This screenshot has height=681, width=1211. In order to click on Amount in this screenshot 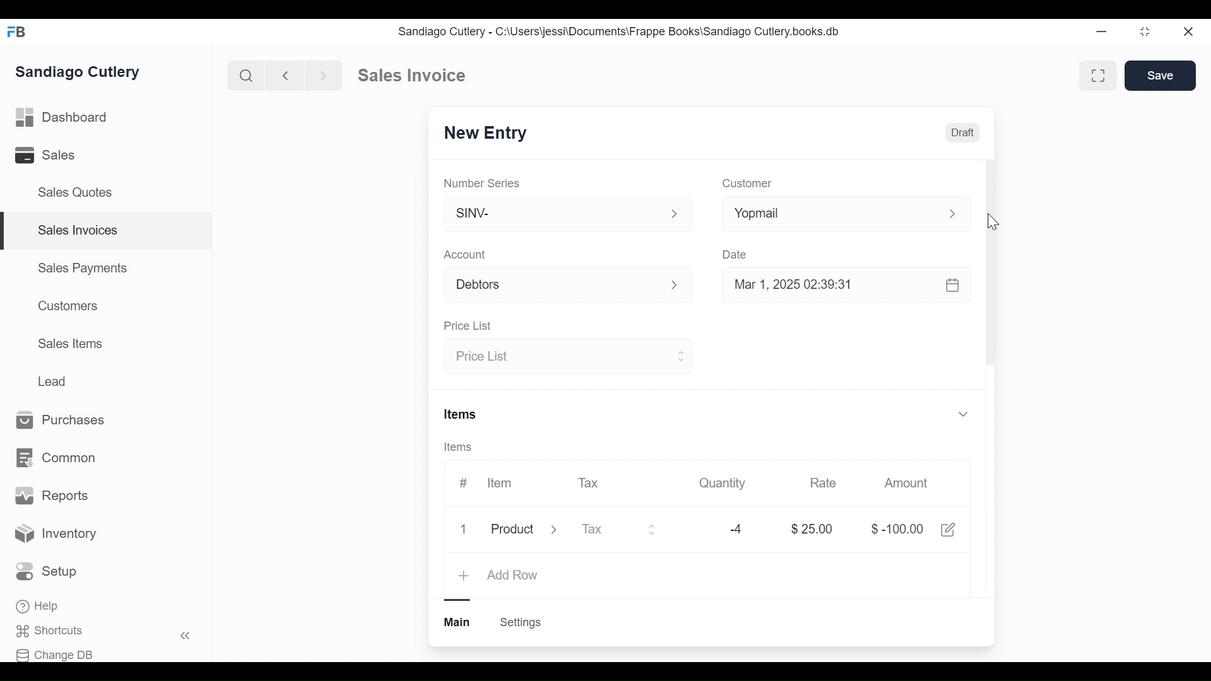, I will do `click(907, 484)`.